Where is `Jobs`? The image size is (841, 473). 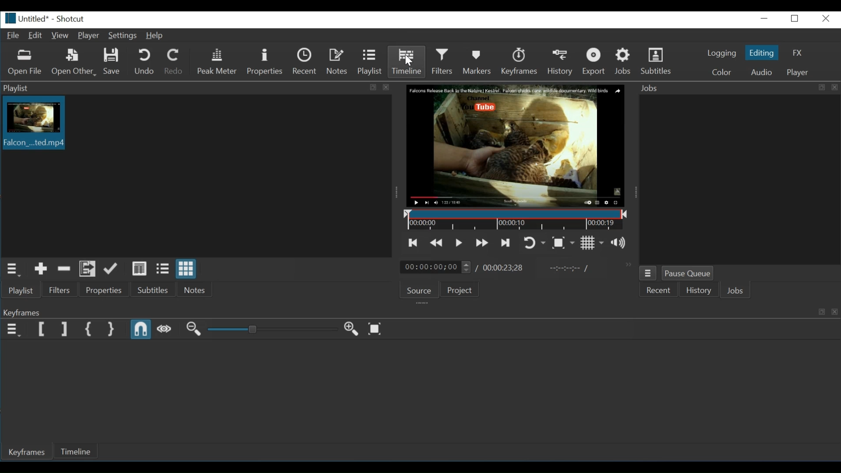 Jobs is located at coordinates (624, 61).